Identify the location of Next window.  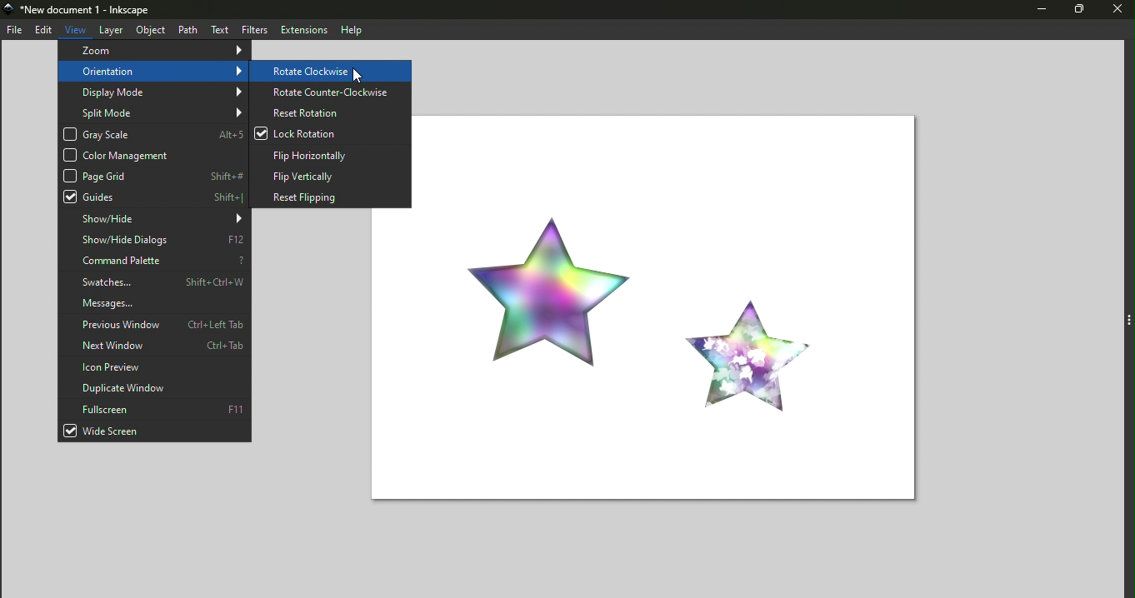
(154, 346).